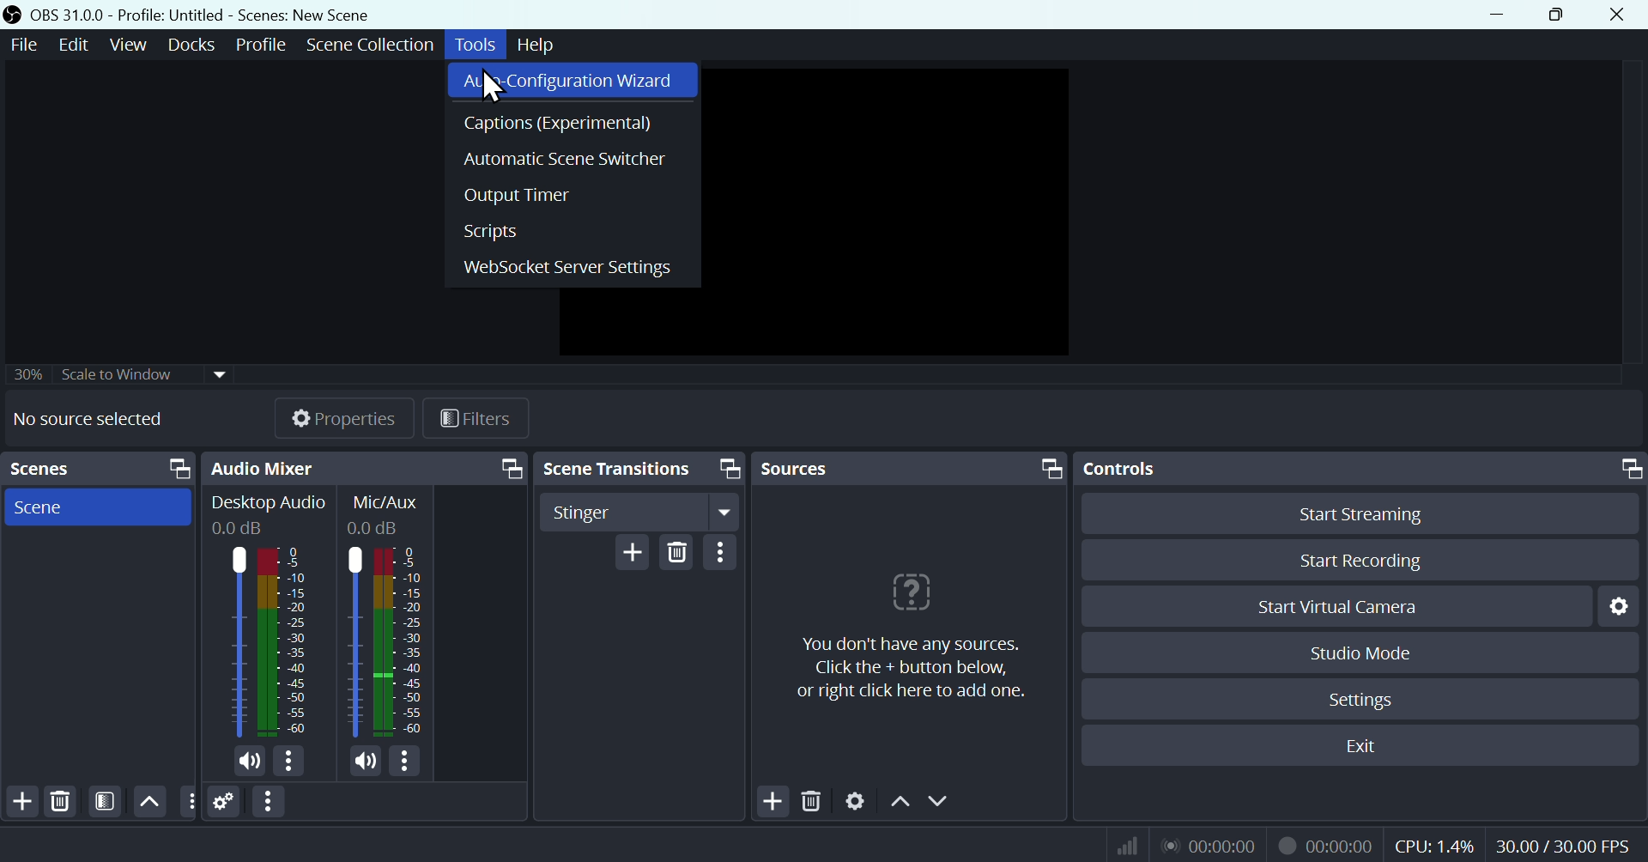  Describe the element at coordinates (250, 762) in the screenshot. I see `mic` at that location.